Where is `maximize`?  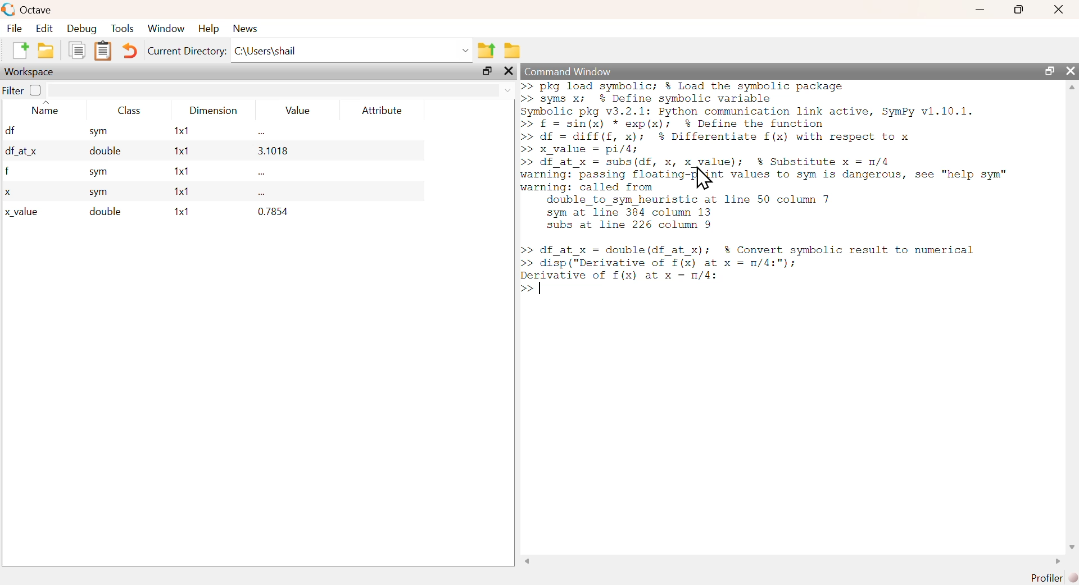
maximize is located at coordinates (487, 71).